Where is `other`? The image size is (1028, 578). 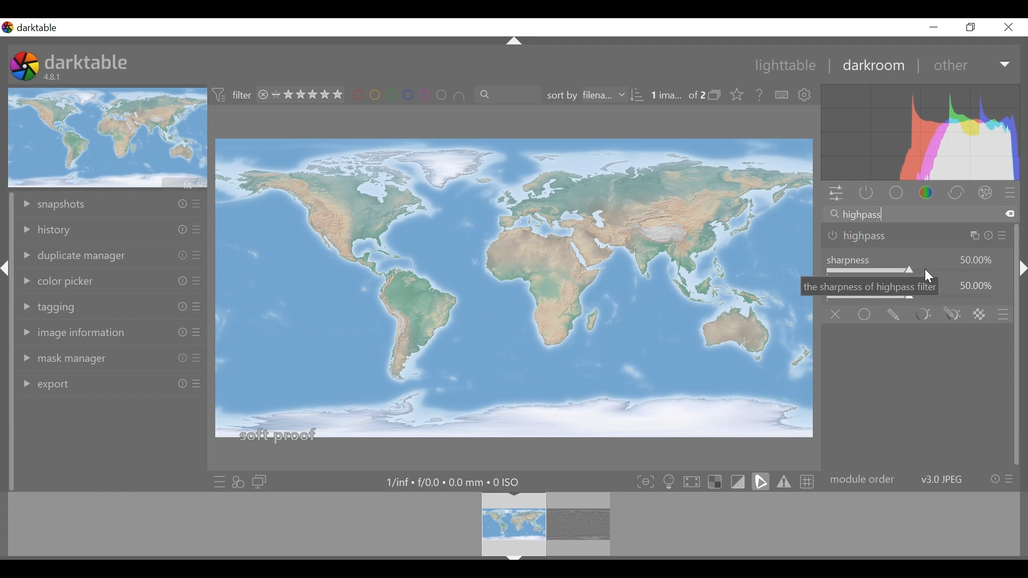
other is located at coordinates (950, 66).